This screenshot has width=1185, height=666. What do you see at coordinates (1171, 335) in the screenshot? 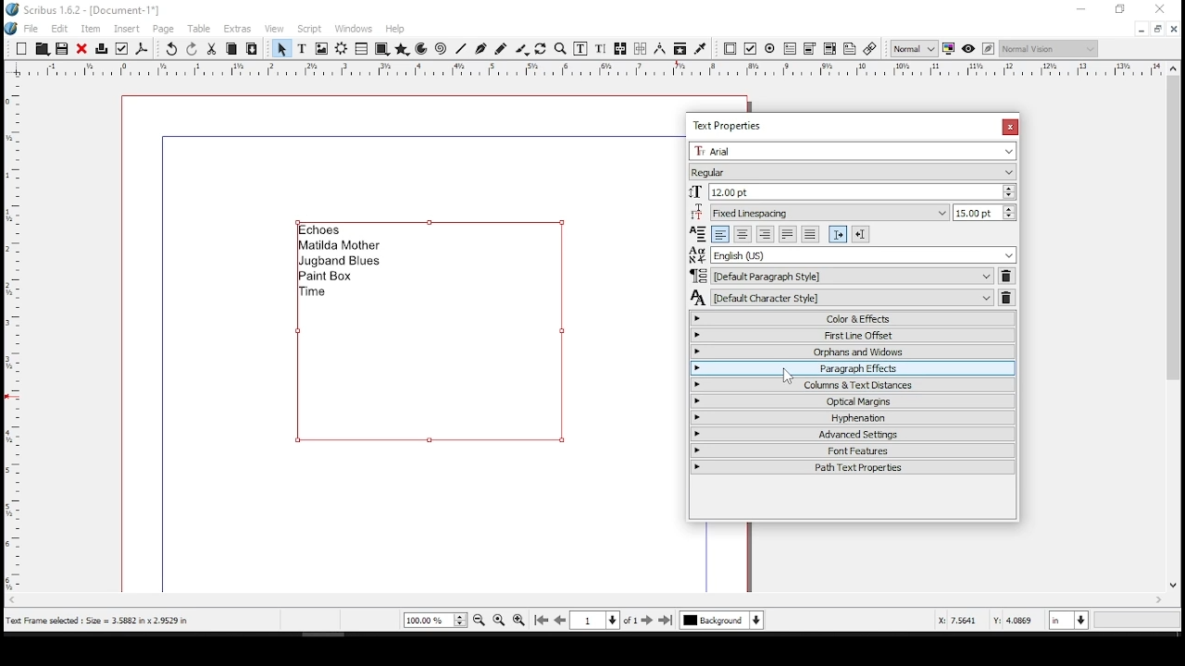
I see `scroll bar` at bounding box center [1171, 335].